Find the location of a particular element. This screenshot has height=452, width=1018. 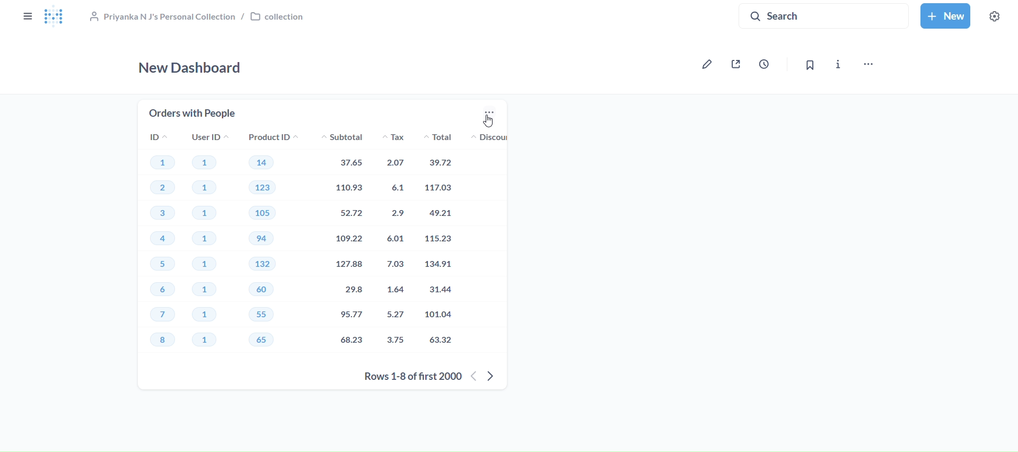

info is located at coordinates (839, 66).